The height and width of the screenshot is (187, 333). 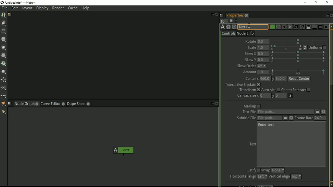 I want to click on 0.0, so click(x=263, y=42).